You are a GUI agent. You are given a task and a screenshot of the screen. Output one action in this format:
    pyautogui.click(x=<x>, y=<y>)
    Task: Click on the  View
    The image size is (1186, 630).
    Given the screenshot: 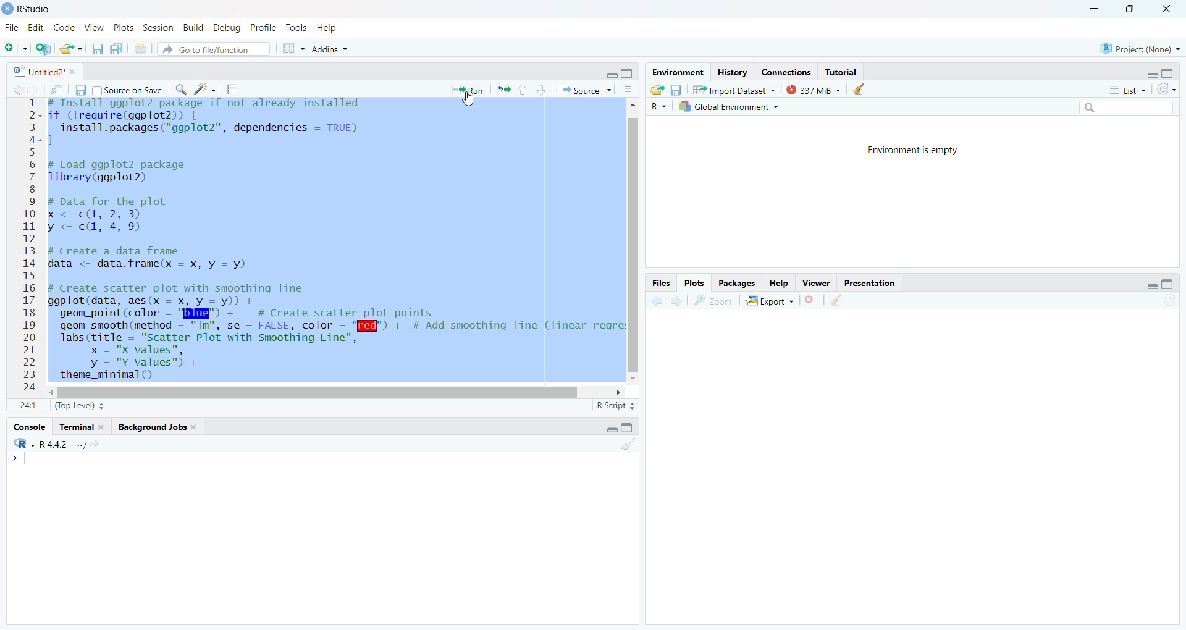 What is the action you would take?
    pyautogui.click(x=93, y=27)
    